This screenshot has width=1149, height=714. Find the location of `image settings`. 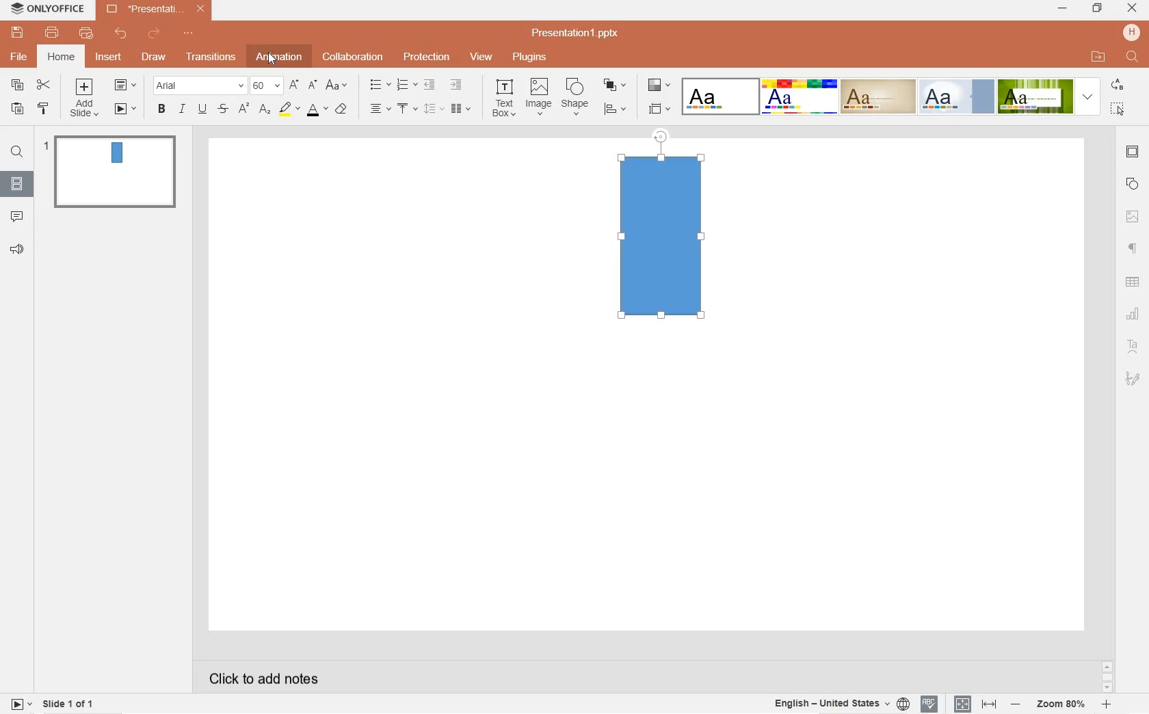

image settings is located at coordinates (1133, 217).